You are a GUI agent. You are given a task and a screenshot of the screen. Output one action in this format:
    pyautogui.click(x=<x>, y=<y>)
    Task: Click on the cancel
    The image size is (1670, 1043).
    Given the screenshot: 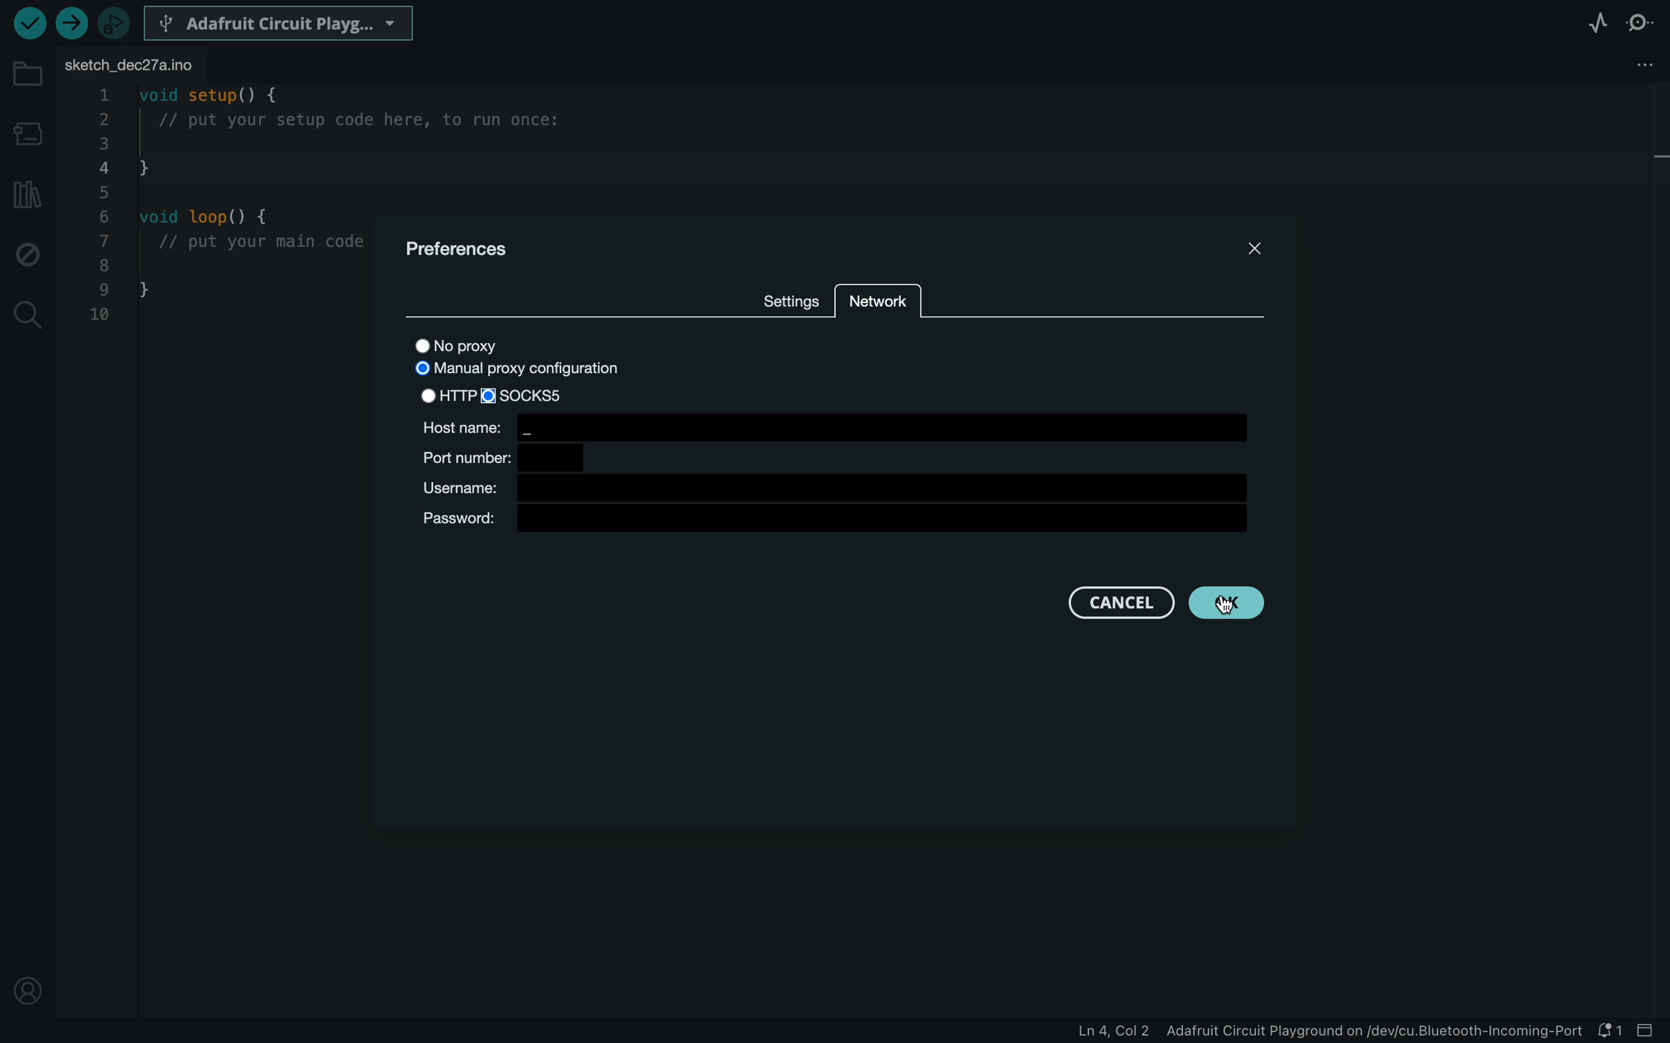 What is the action you would take?
    pyautogui.click(x=1114, y=606)
    